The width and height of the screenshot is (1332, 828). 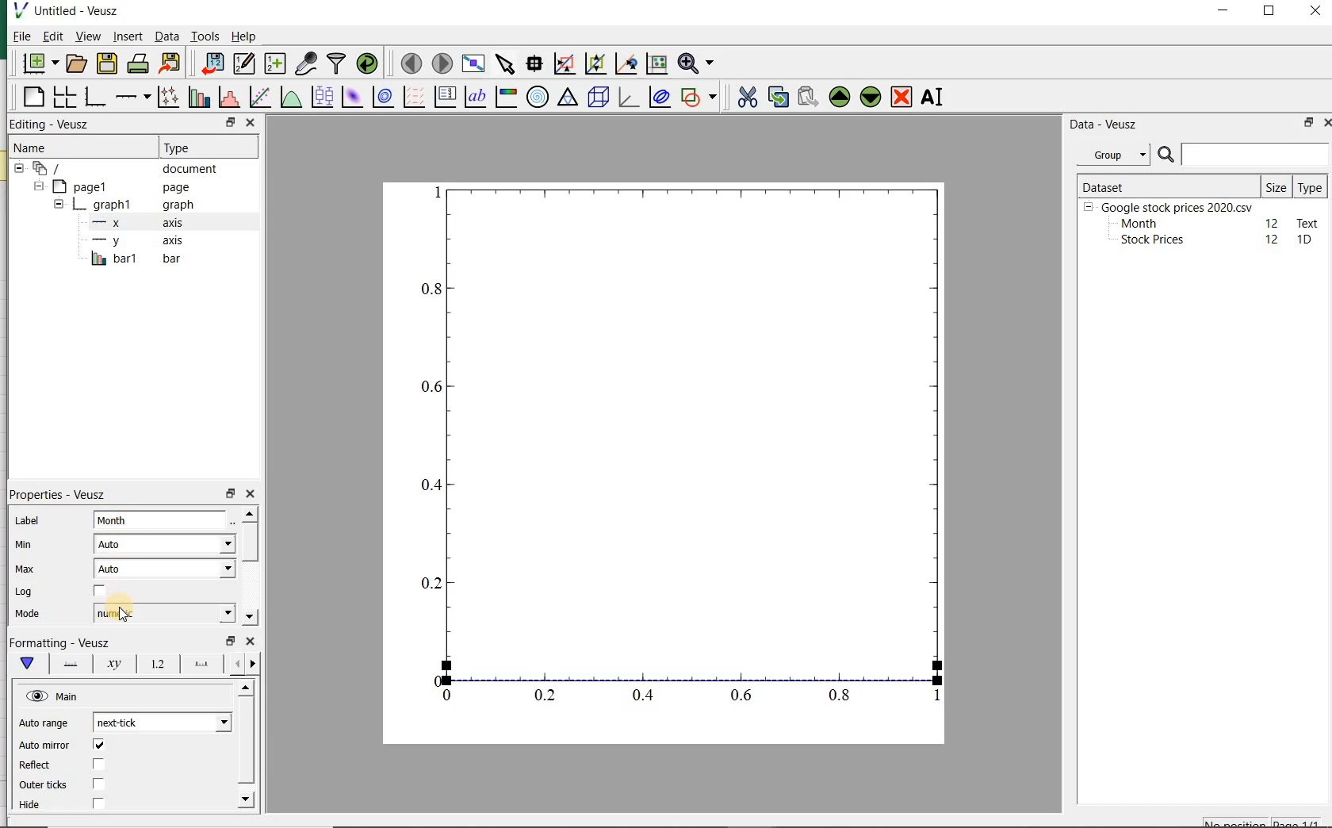 I want to click on remove the selected widget, so click(x=902, y=97).